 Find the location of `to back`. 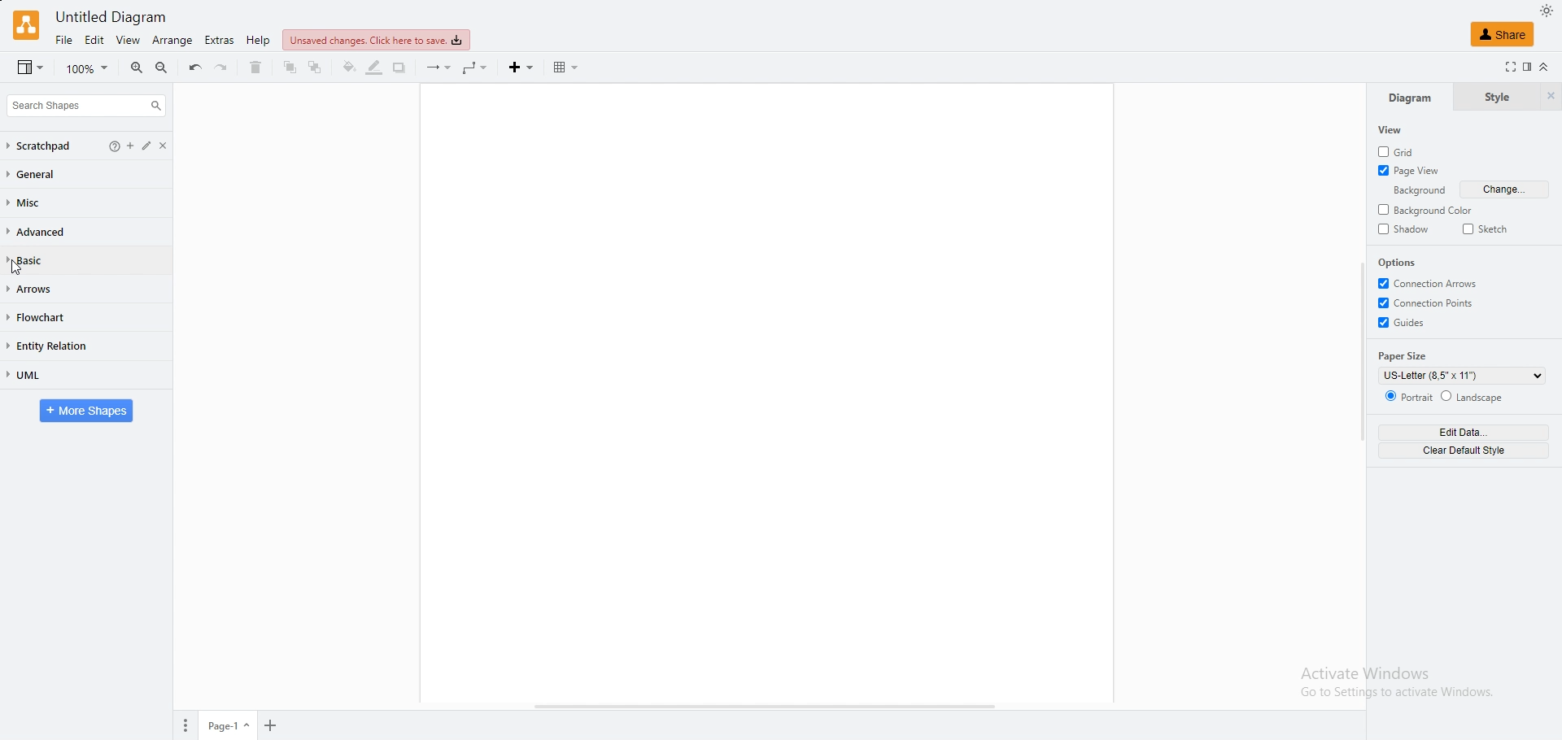

to back is located at coordinates (316, 67).